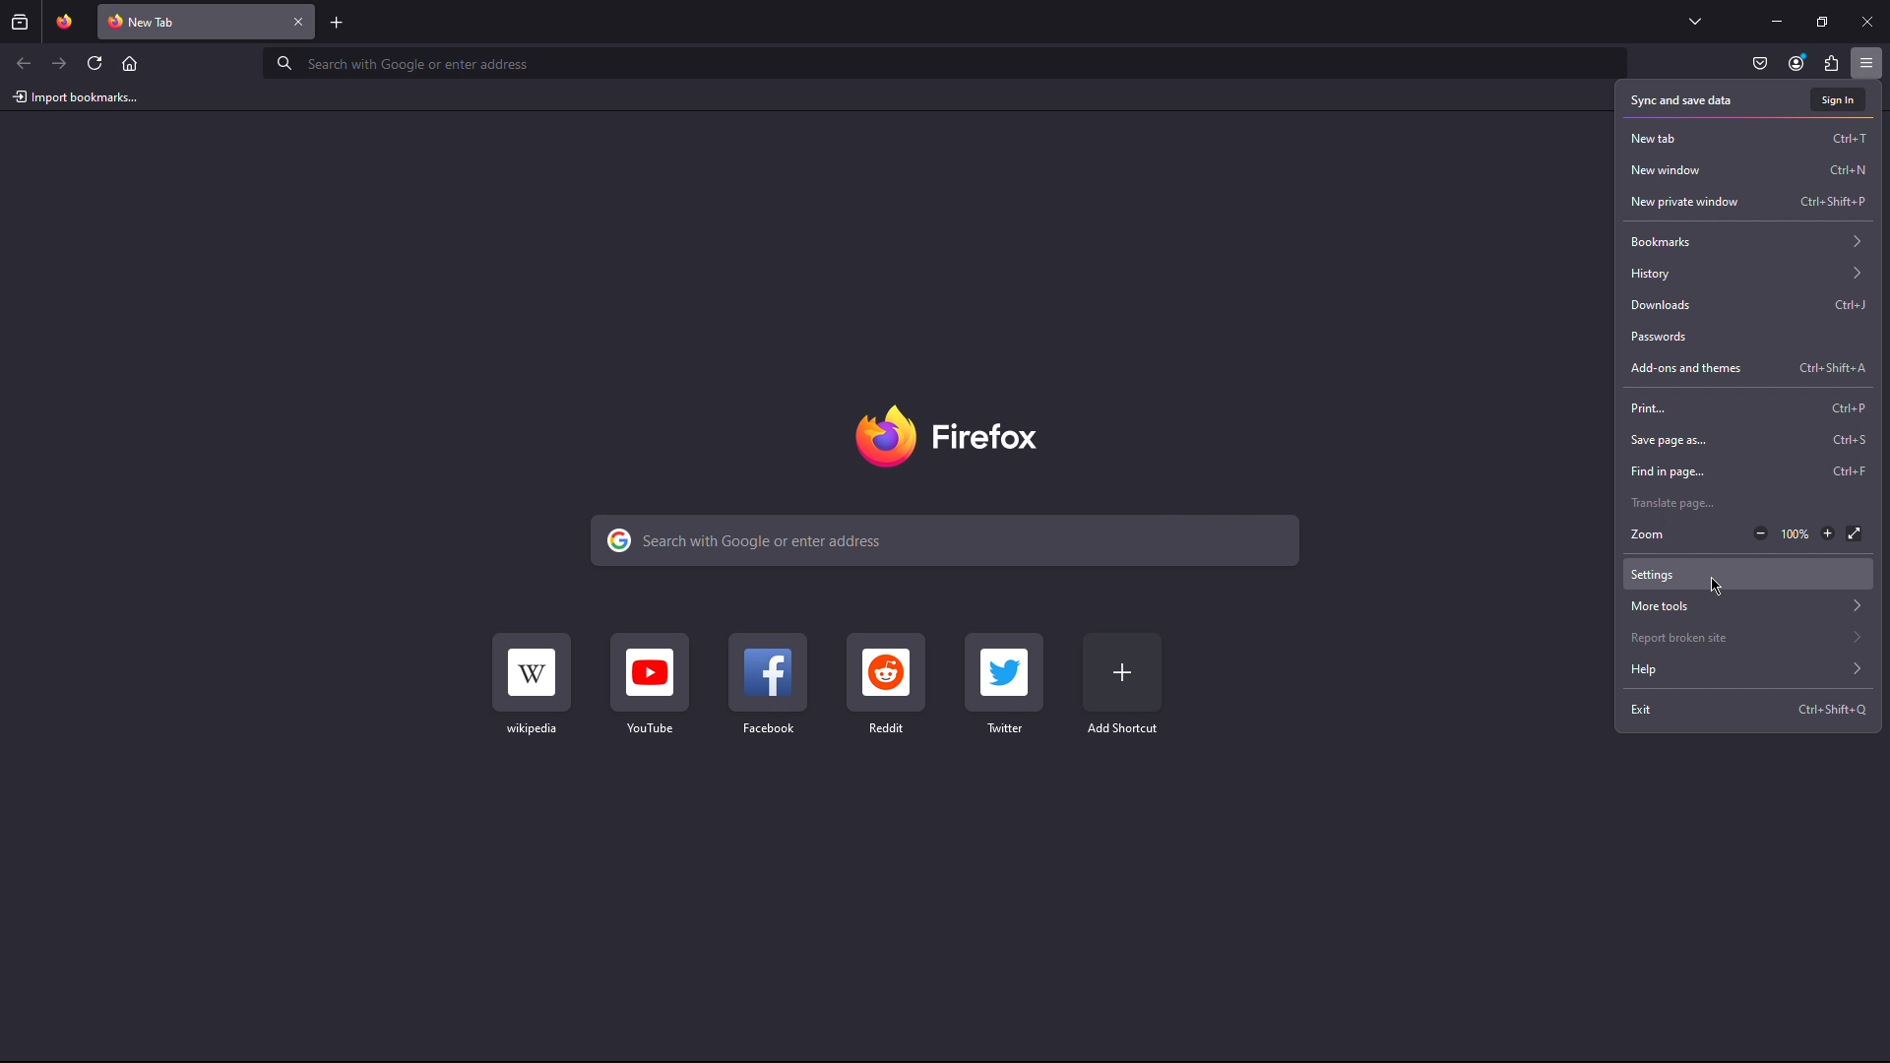 Image resolution: width=1890 pixels, height=1063 pixels. What do you see at coordinates (887, 684) in the screenshot?
I see `Reddit` at bounding box center [887, 684].